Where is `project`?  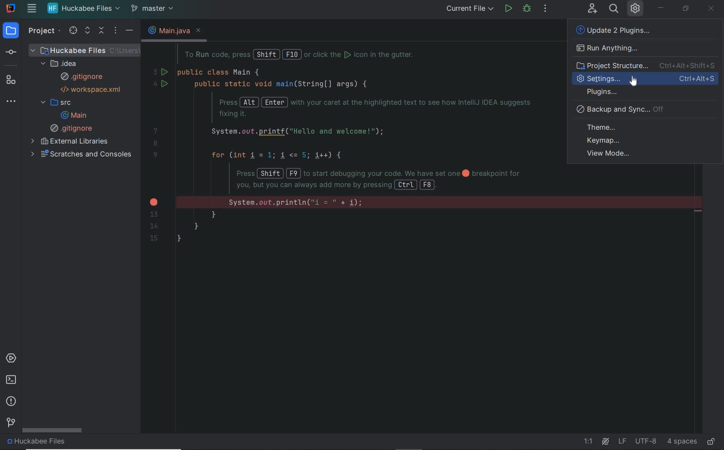 project is located at coordinates (44, 33).